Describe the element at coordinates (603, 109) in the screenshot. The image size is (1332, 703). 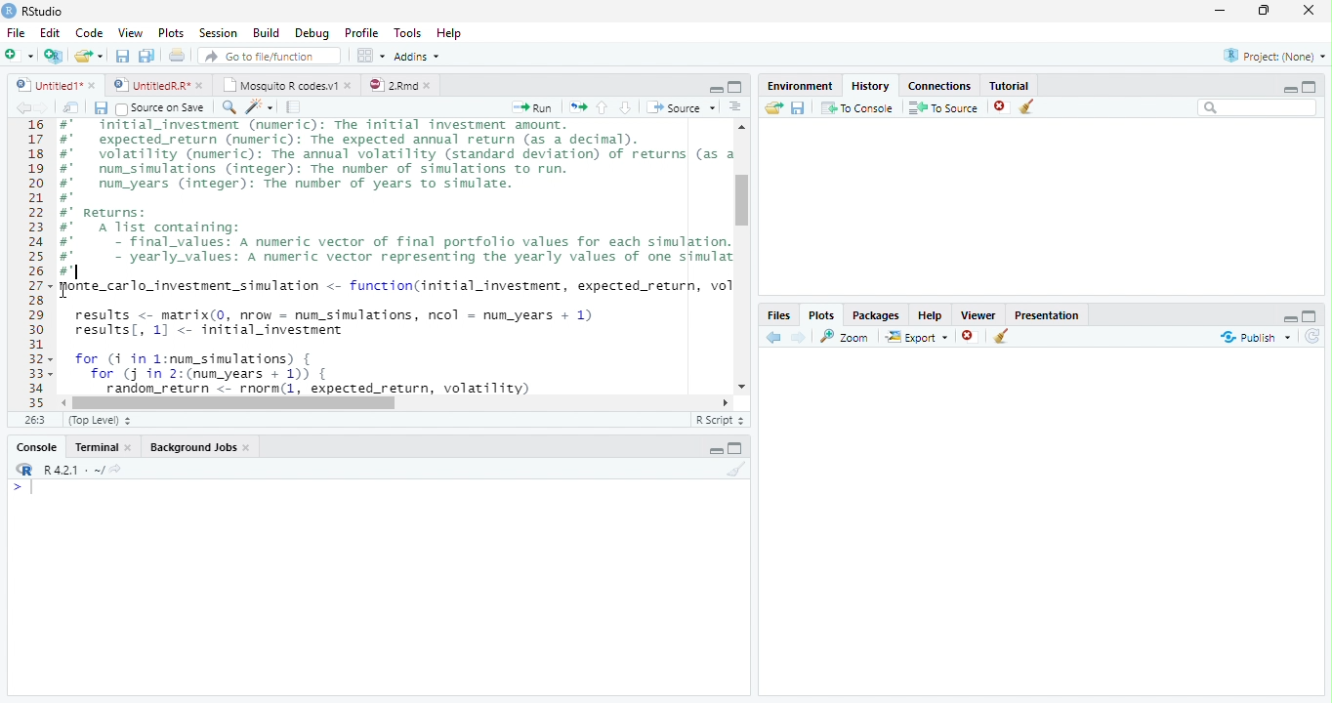
I see `Go to previous section of code` at that location.